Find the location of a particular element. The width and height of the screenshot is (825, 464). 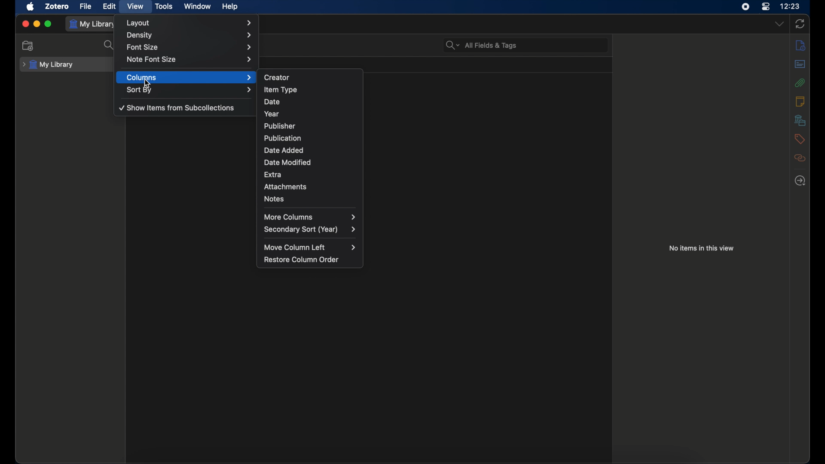

year is located at coordinates (272, 114).